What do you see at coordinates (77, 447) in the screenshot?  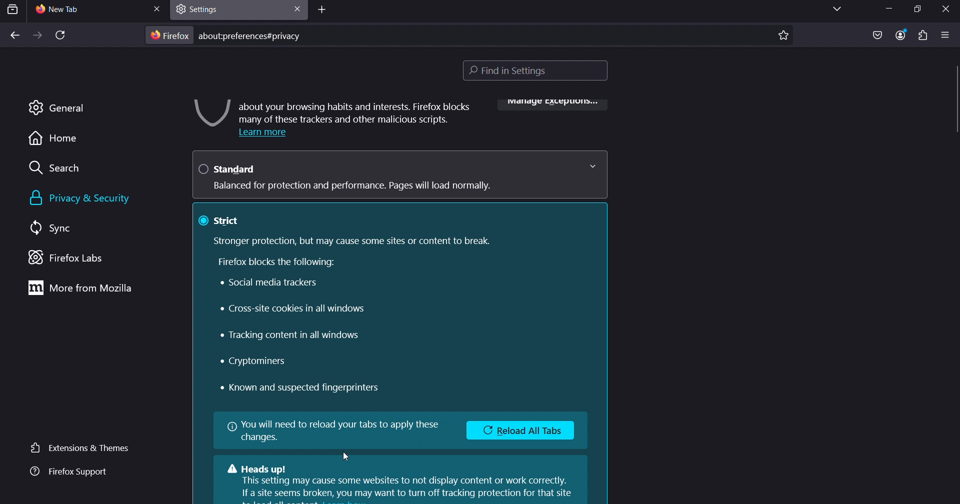 I see `extensions & themes` at bounding box center [77, 447].